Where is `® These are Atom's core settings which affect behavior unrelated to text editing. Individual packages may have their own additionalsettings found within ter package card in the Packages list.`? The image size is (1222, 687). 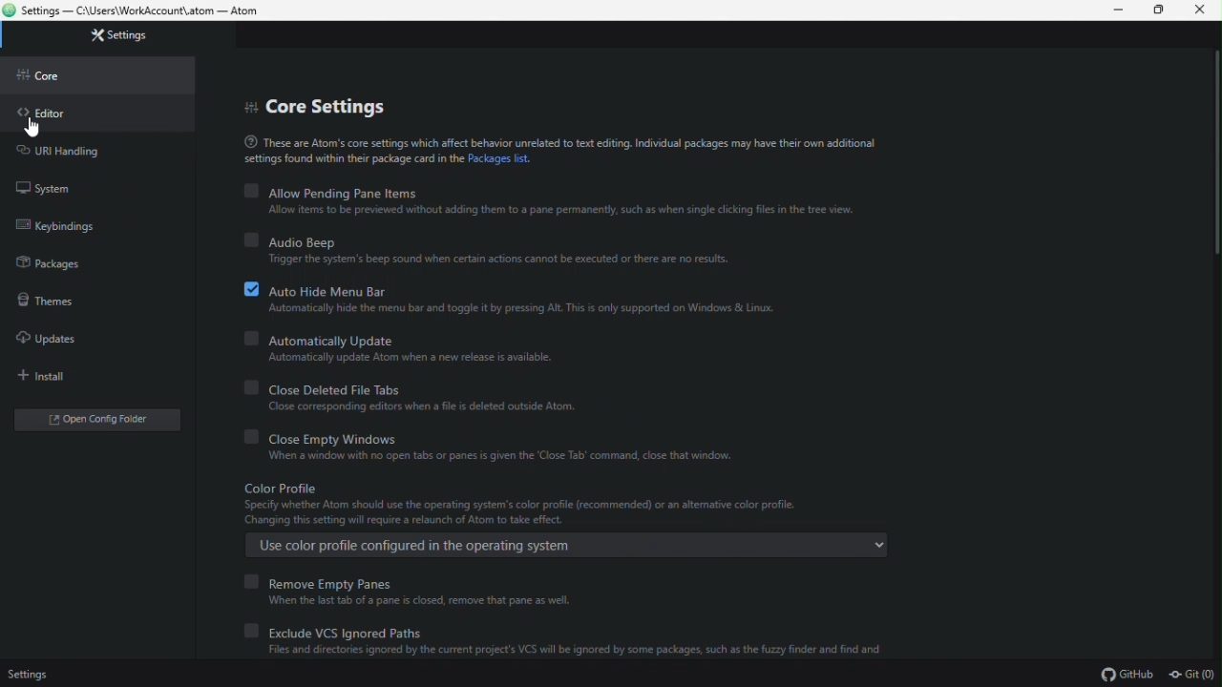 ® These are Atom's core settings which affect behavior unrelated to text editing. Individual packages may have their own additionalsettings found within ter package card in the Packages list. is located at coordinates (580, 148).